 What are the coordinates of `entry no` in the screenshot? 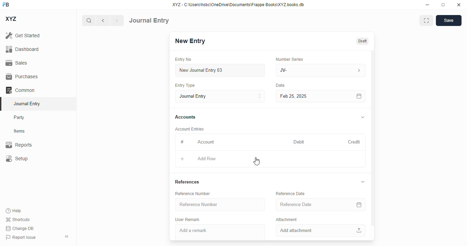 It's located at (183, 59).